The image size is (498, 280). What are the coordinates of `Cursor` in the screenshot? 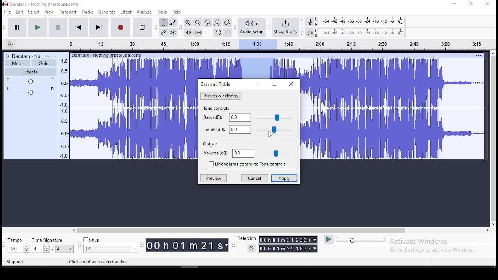 It's located at (269, 134).